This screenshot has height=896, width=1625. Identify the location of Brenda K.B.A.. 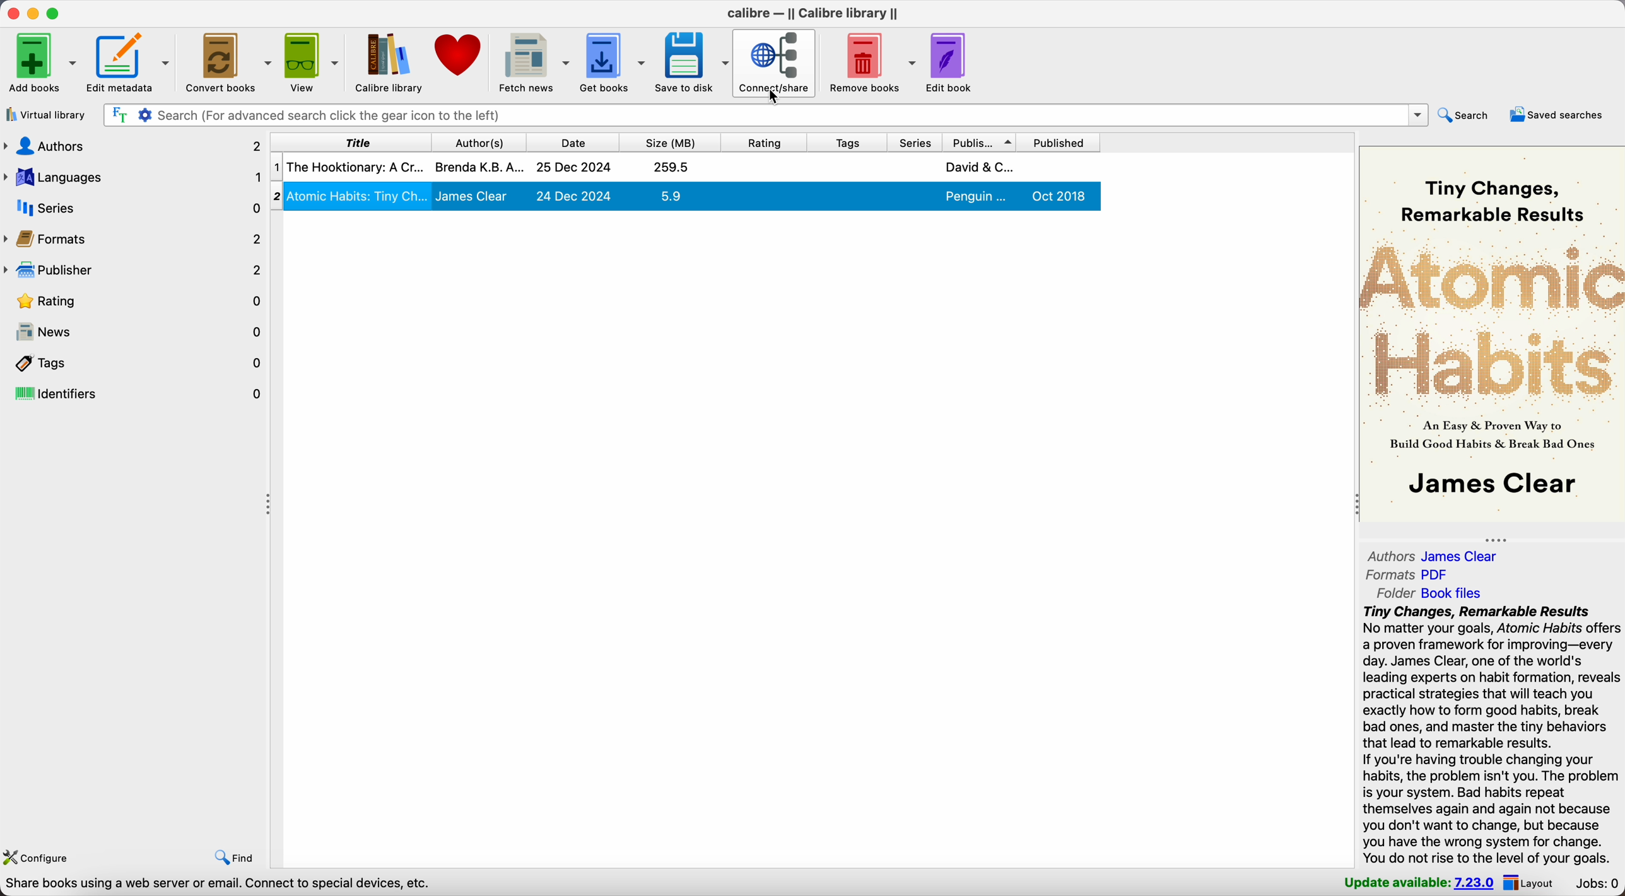
(479, 166).